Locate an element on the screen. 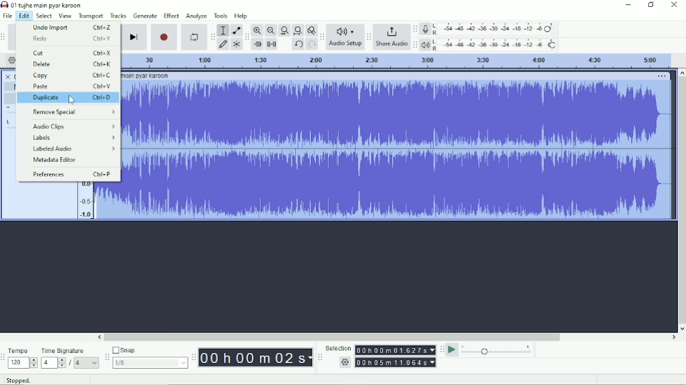 The image size is (686, 385). Audacity share audio toolbar is located at coordinates (369, 36).